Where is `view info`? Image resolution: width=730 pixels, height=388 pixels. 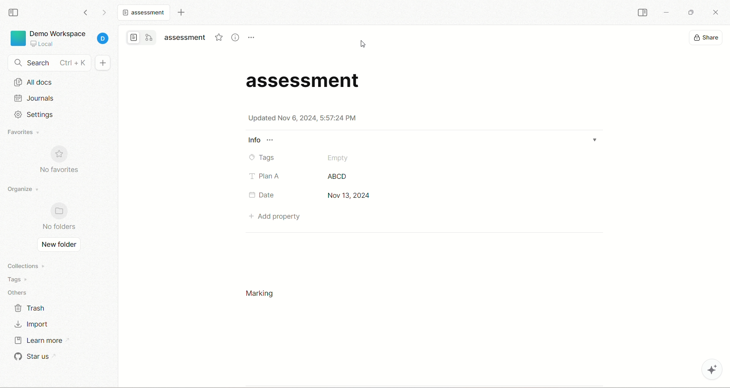 view info is located at coordinates (235, 36).